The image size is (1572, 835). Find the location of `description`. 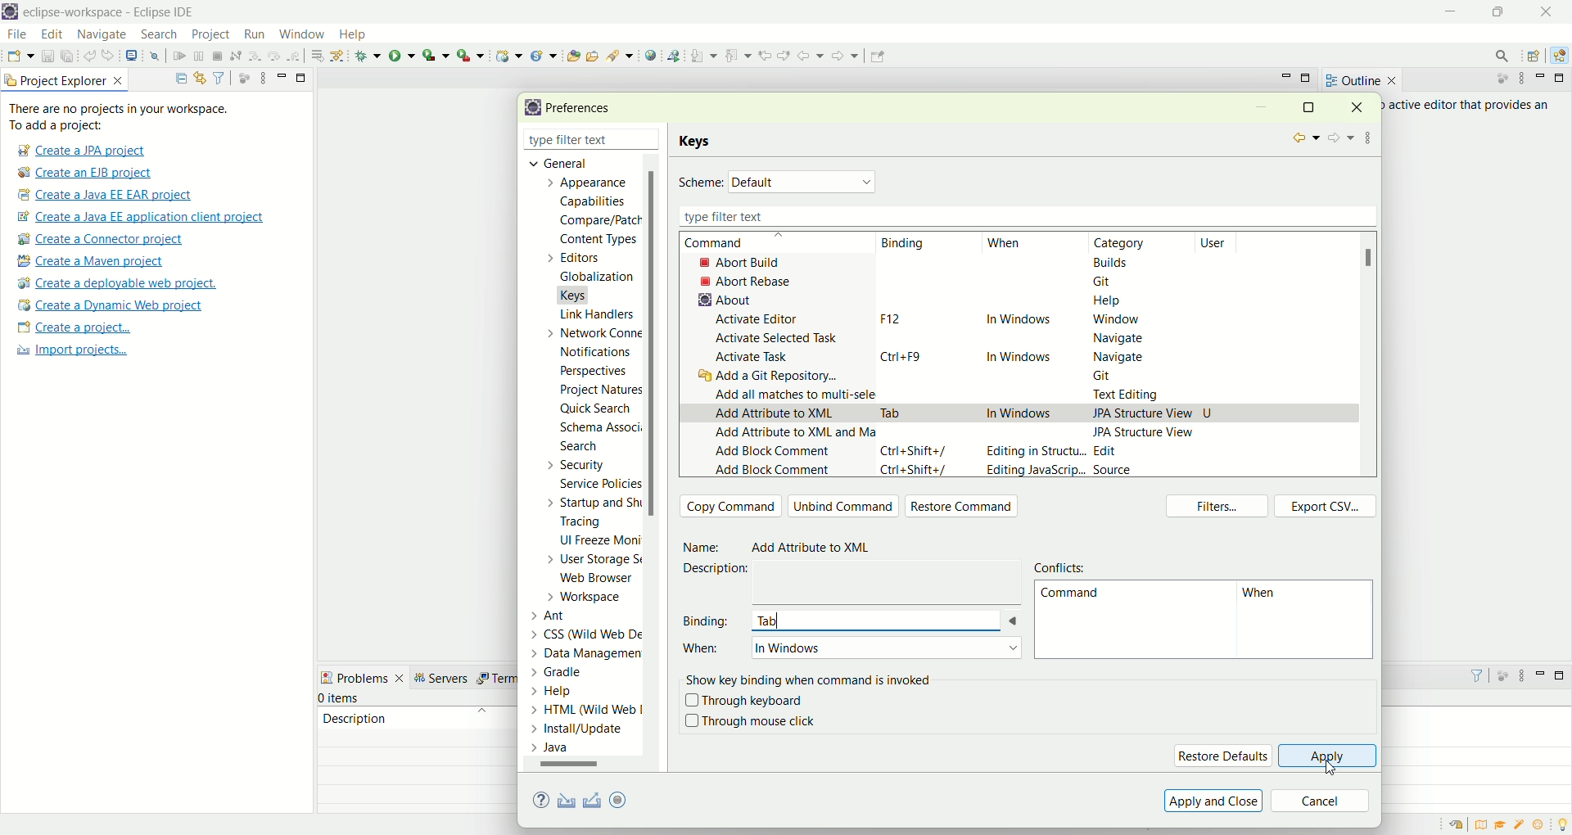

description is located at coordinates (721, 569).